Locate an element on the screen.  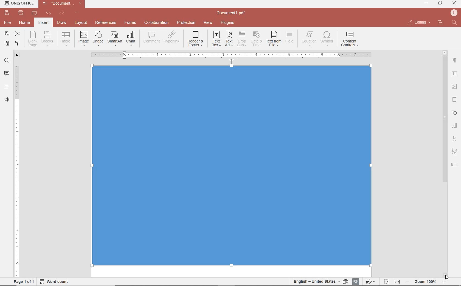
paste is located at coordinates (6, 43).